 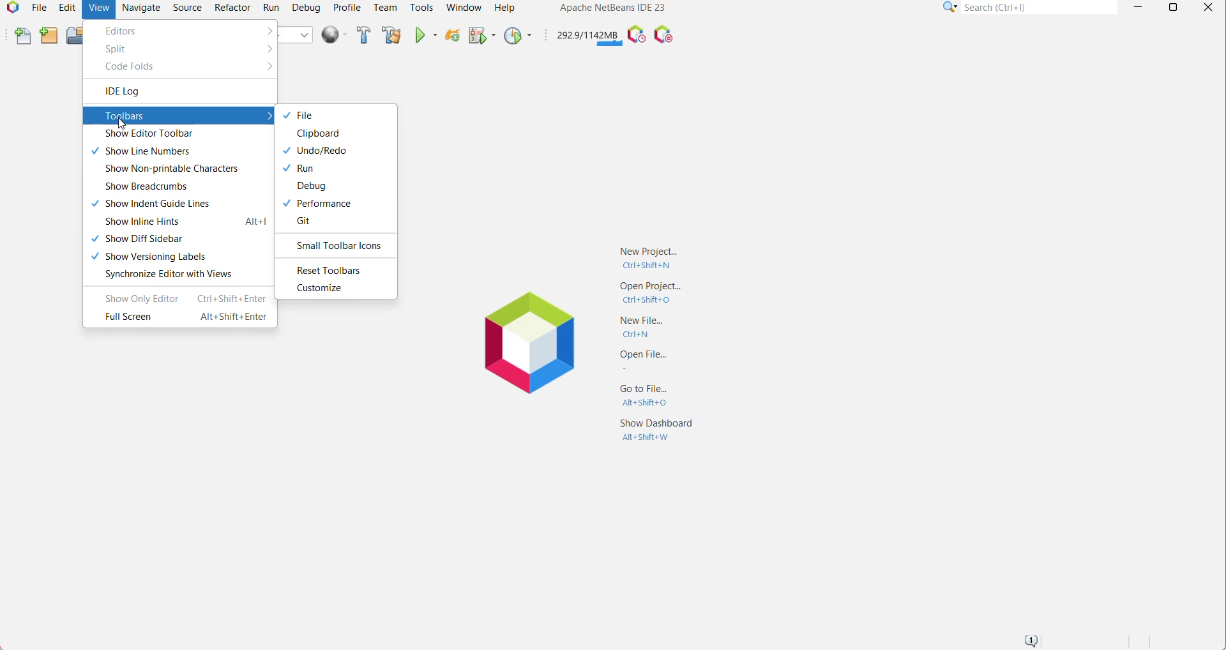 What do you see at coordinates (651, 293) in the screenshot?
I see `Open Project` at bounding box center [651, 293].